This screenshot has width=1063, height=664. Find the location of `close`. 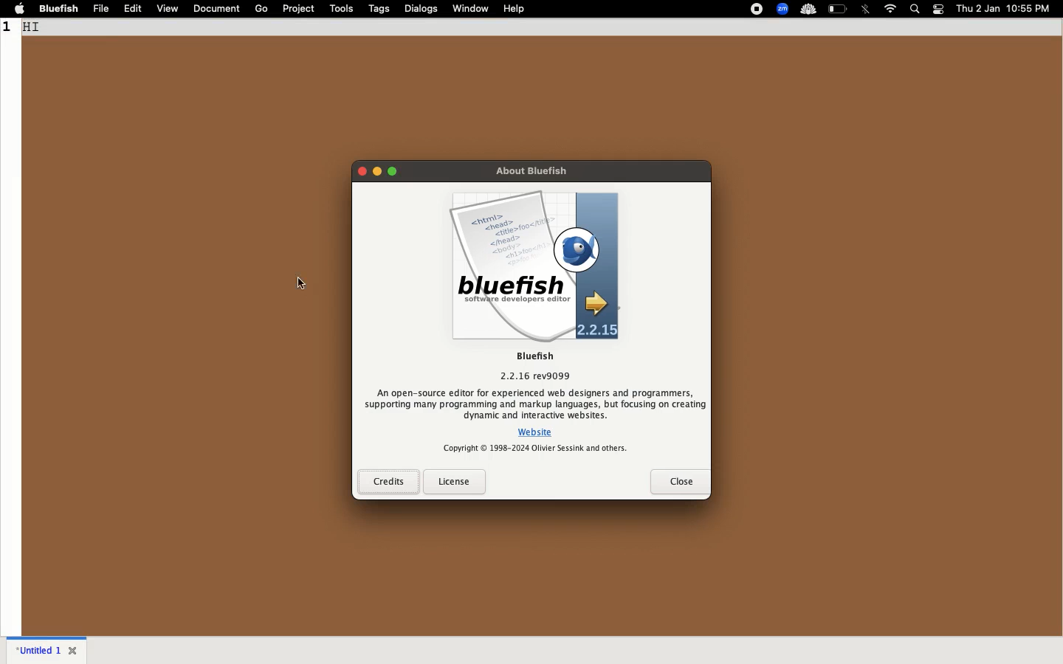

close is located at coordinates (362, 171).